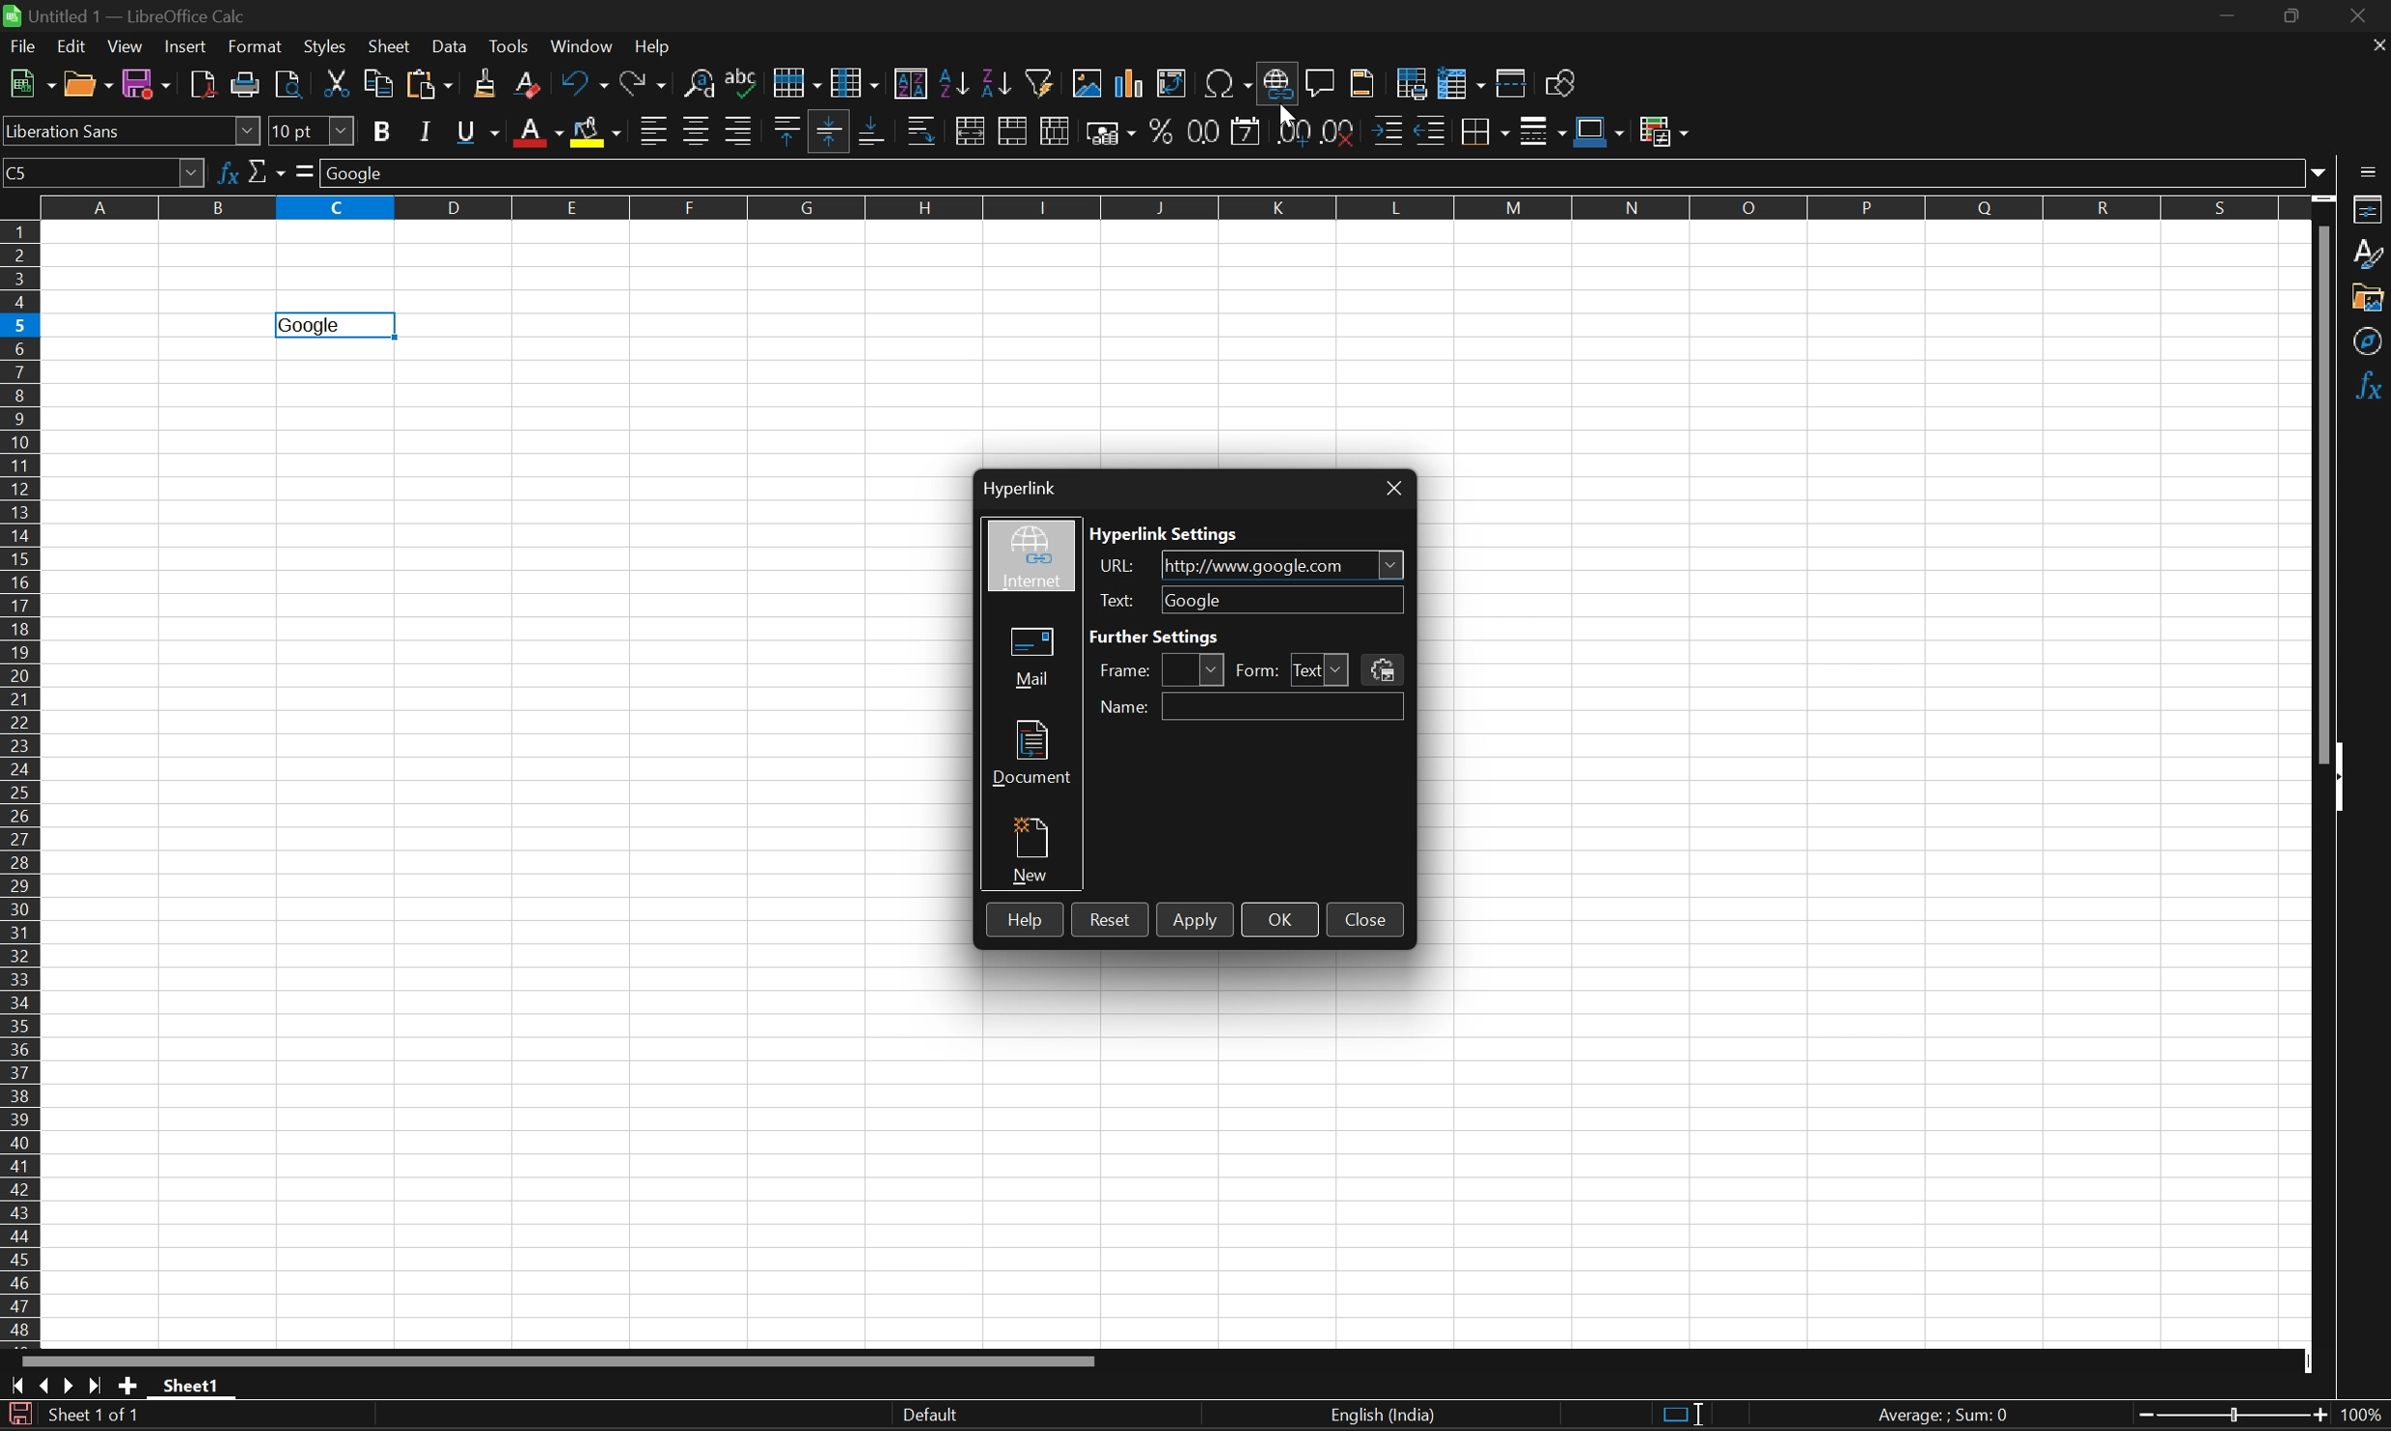  What do you see at coordinates (796, 76) in the screenshot?
I see `Row` at bounding box center [796, 76].